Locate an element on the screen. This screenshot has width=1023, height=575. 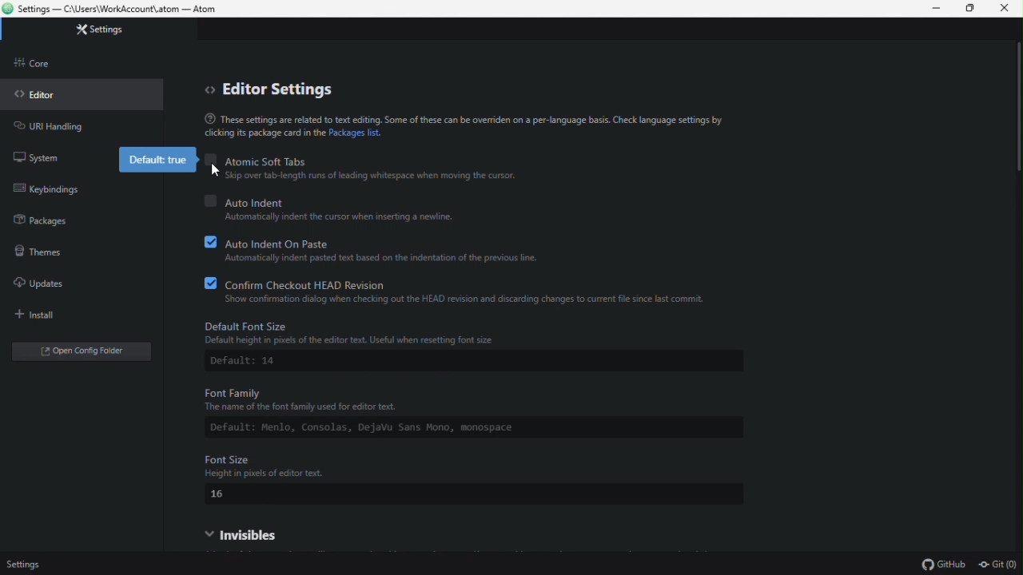
Skip over tab-length runs of leading whitespace when moving the cursor. is located at coordinates (383, 175).